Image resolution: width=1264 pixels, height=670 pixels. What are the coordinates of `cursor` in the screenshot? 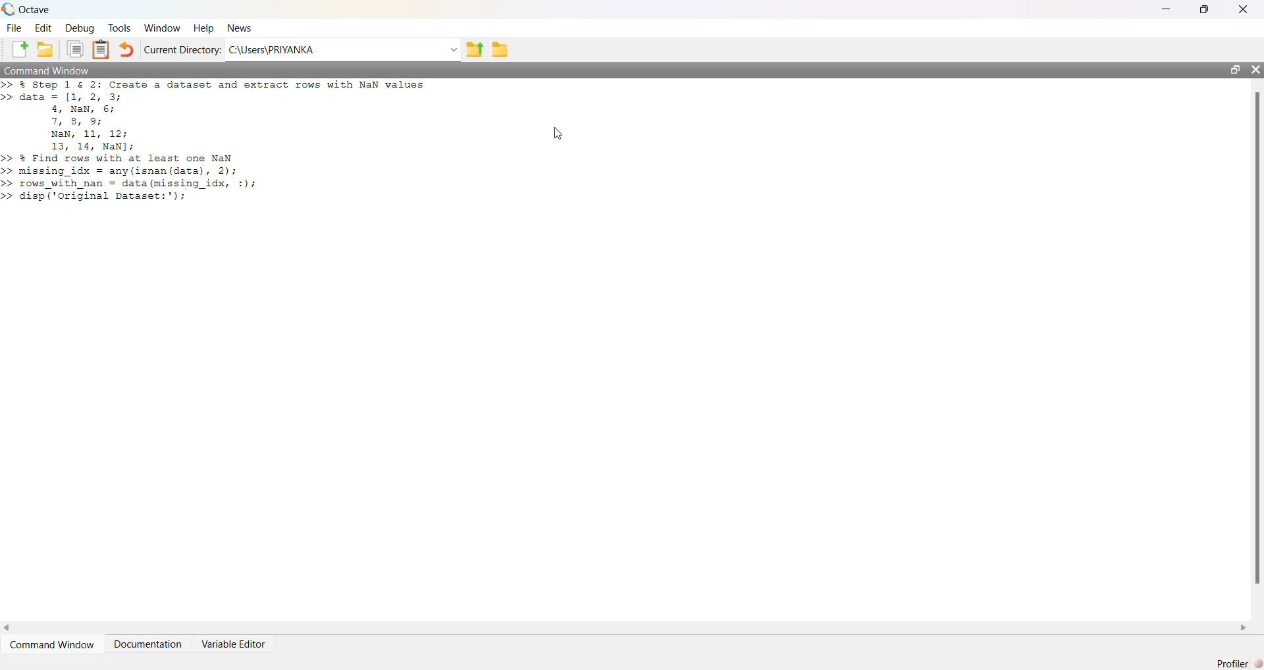 It's located at (559, 134).